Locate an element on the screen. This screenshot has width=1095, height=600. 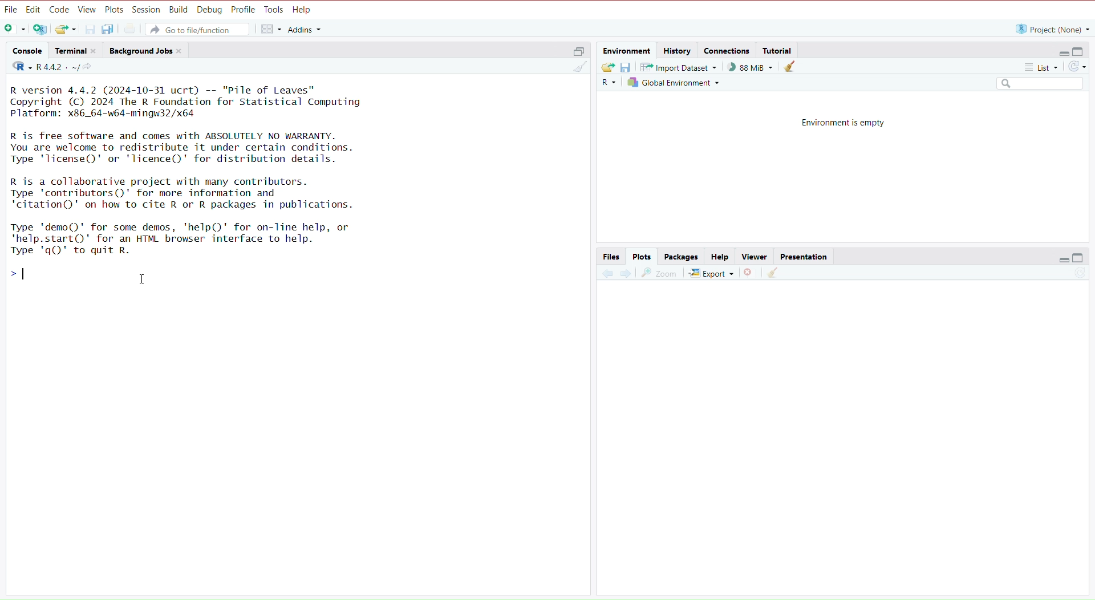
Full Height is located at coordinates (1080, 257).